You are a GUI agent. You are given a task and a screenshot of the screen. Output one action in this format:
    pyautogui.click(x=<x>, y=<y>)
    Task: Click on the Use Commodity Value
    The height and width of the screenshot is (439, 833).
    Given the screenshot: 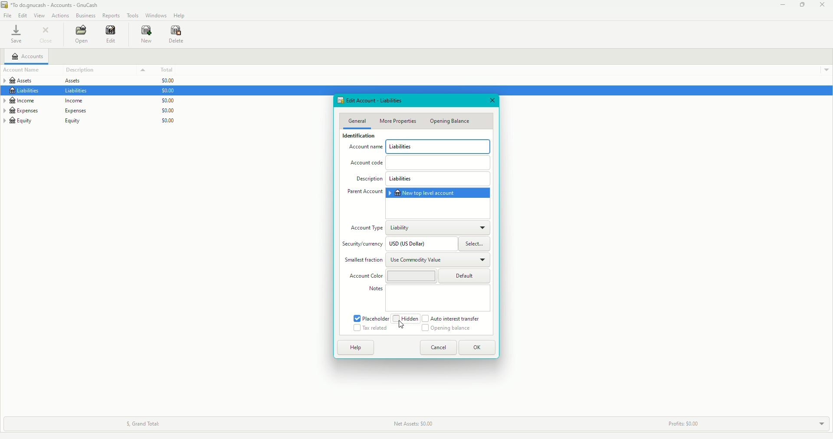 What is the action you would take?
    pyautogui.click(x=440, y=260)
    